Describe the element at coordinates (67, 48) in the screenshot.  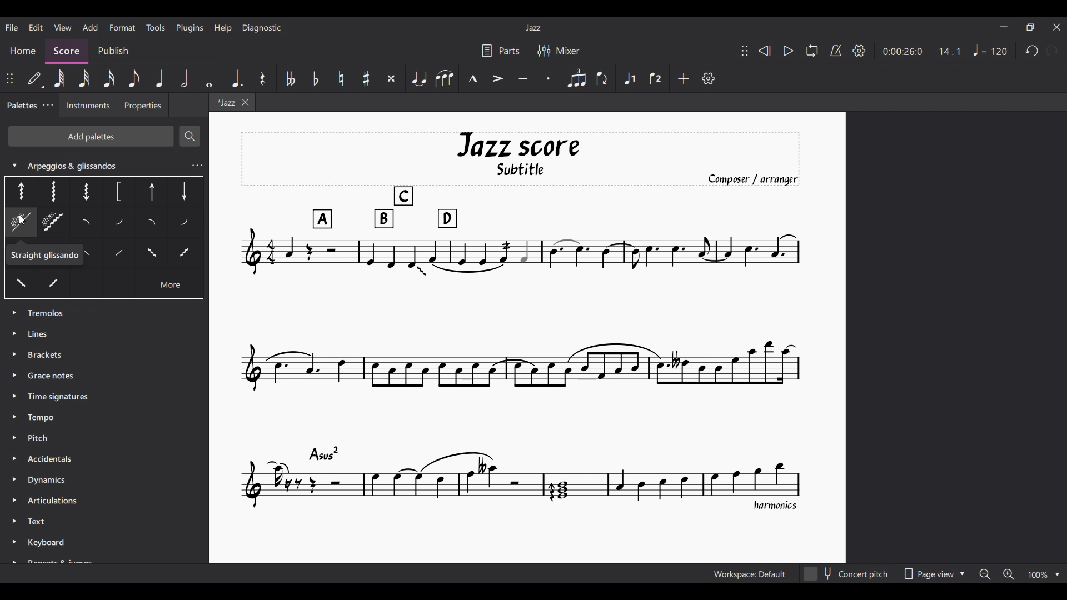
I see `Score, current section highlighted` at that location.